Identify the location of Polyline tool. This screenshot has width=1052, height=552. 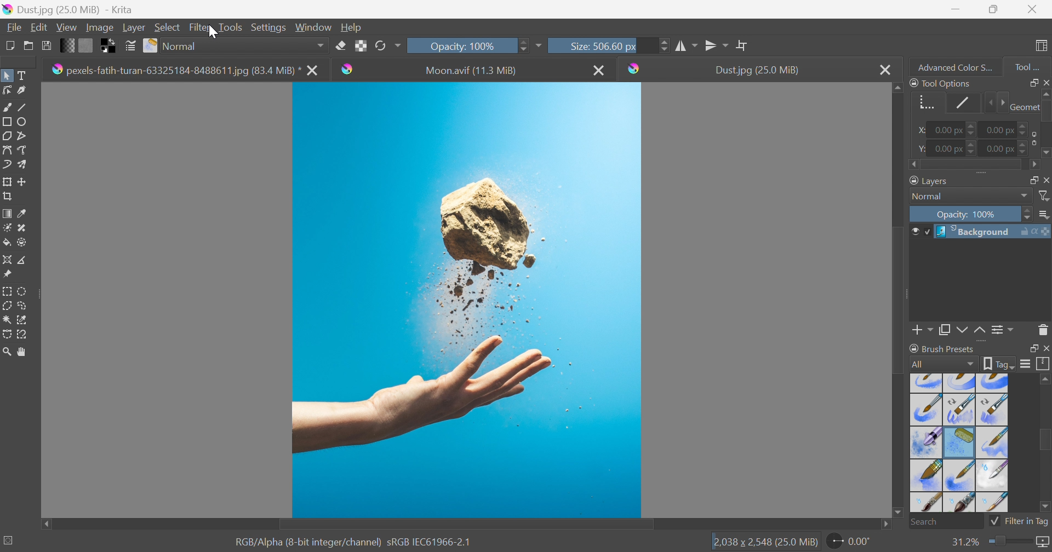
(26, 135).